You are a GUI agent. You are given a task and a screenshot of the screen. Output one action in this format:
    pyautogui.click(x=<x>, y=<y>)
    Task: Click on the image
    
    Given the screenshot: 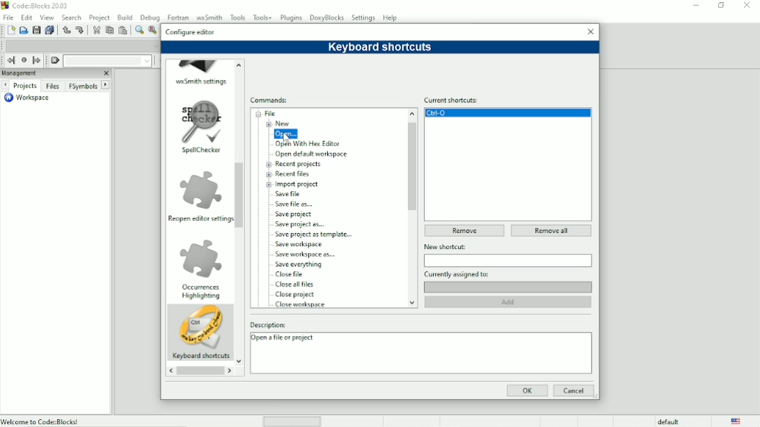 What is the action you would take?
    pyautogui.click(x=201, y=120)
    